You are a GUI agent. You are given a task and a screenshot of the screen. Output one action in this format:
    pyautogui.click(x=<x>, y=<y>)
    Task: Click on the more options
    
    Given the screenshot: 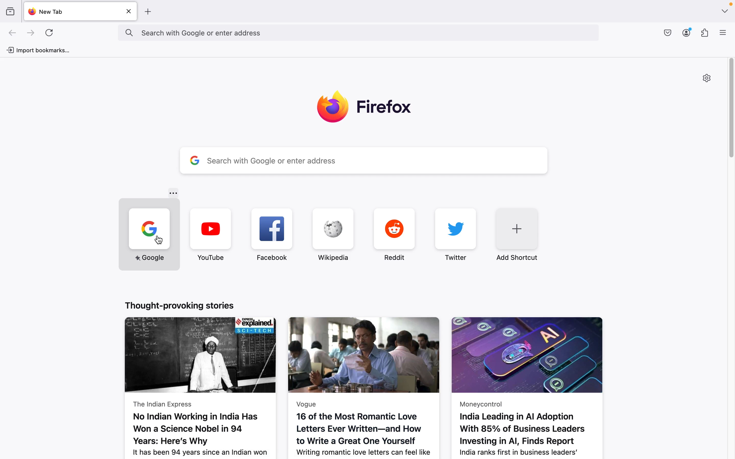 What is the action you would take?
    pyautogui.click(x=173, y=193)
    